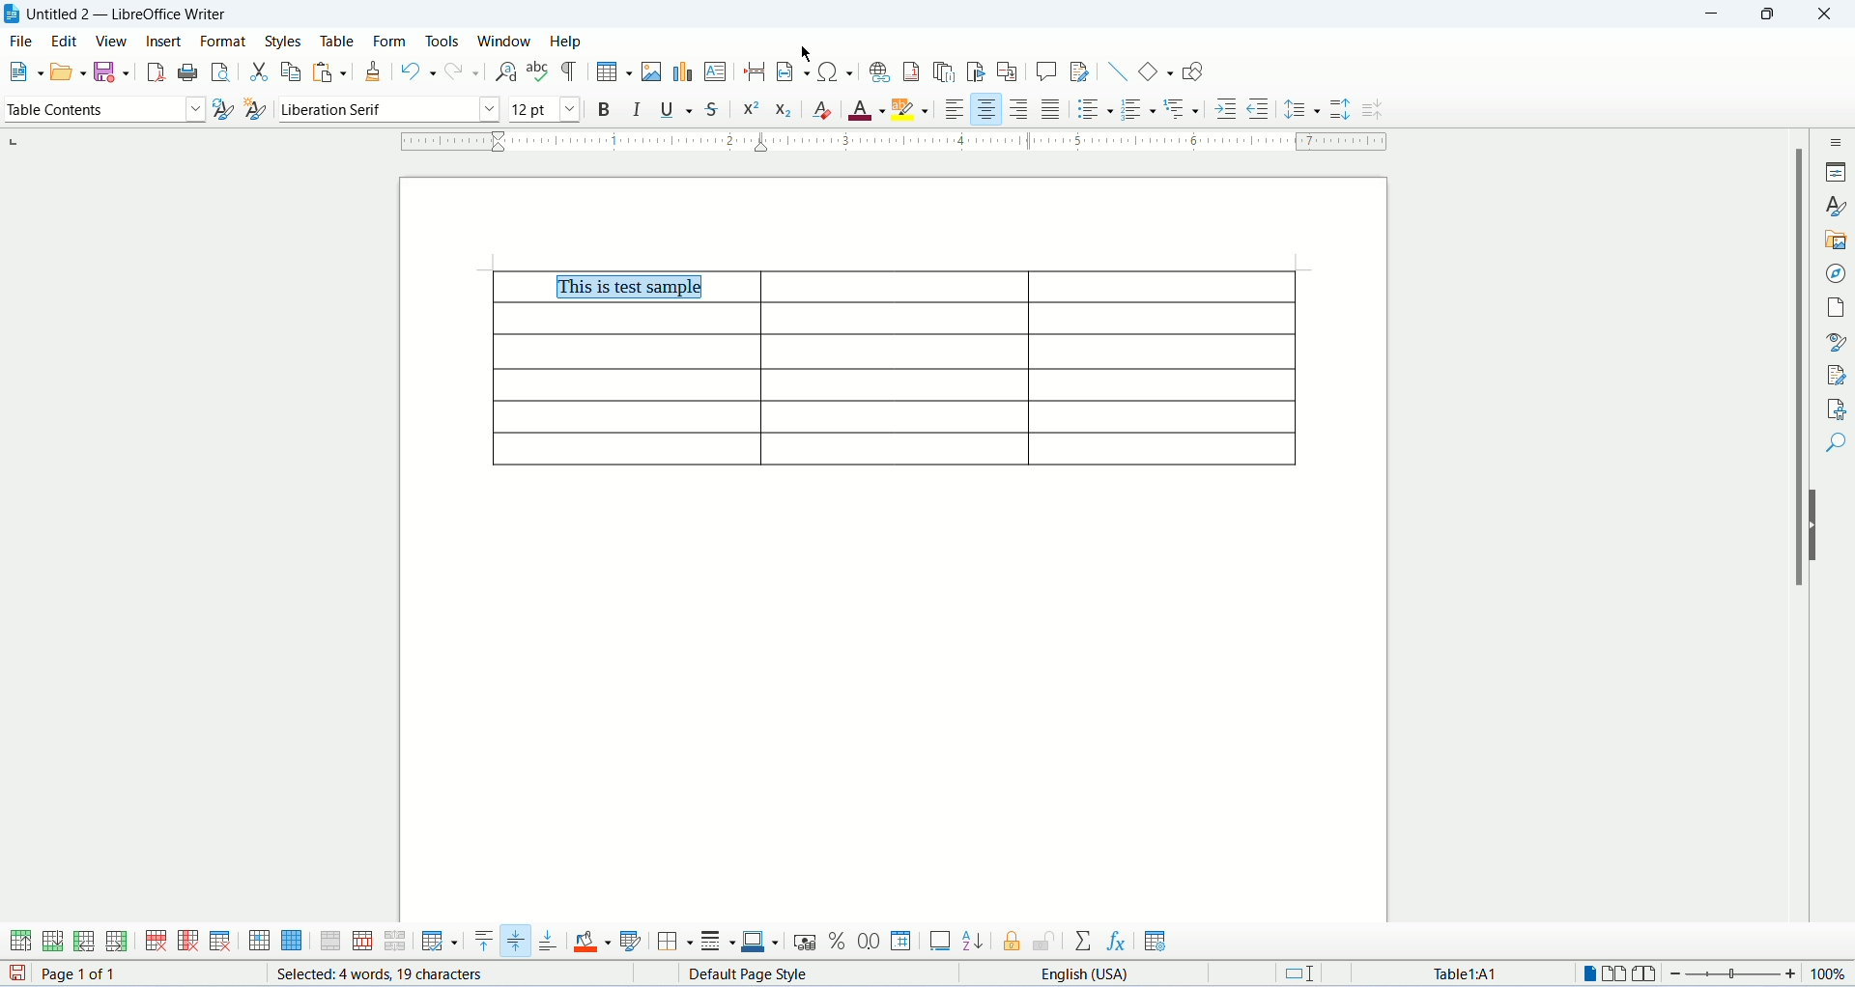  I want to click on word count, so click(380, 974).